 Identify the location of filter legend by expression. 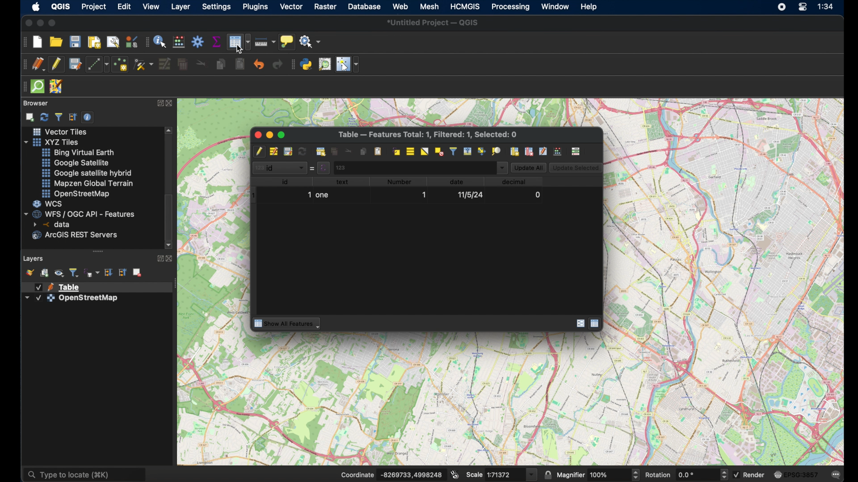
(93, 271).